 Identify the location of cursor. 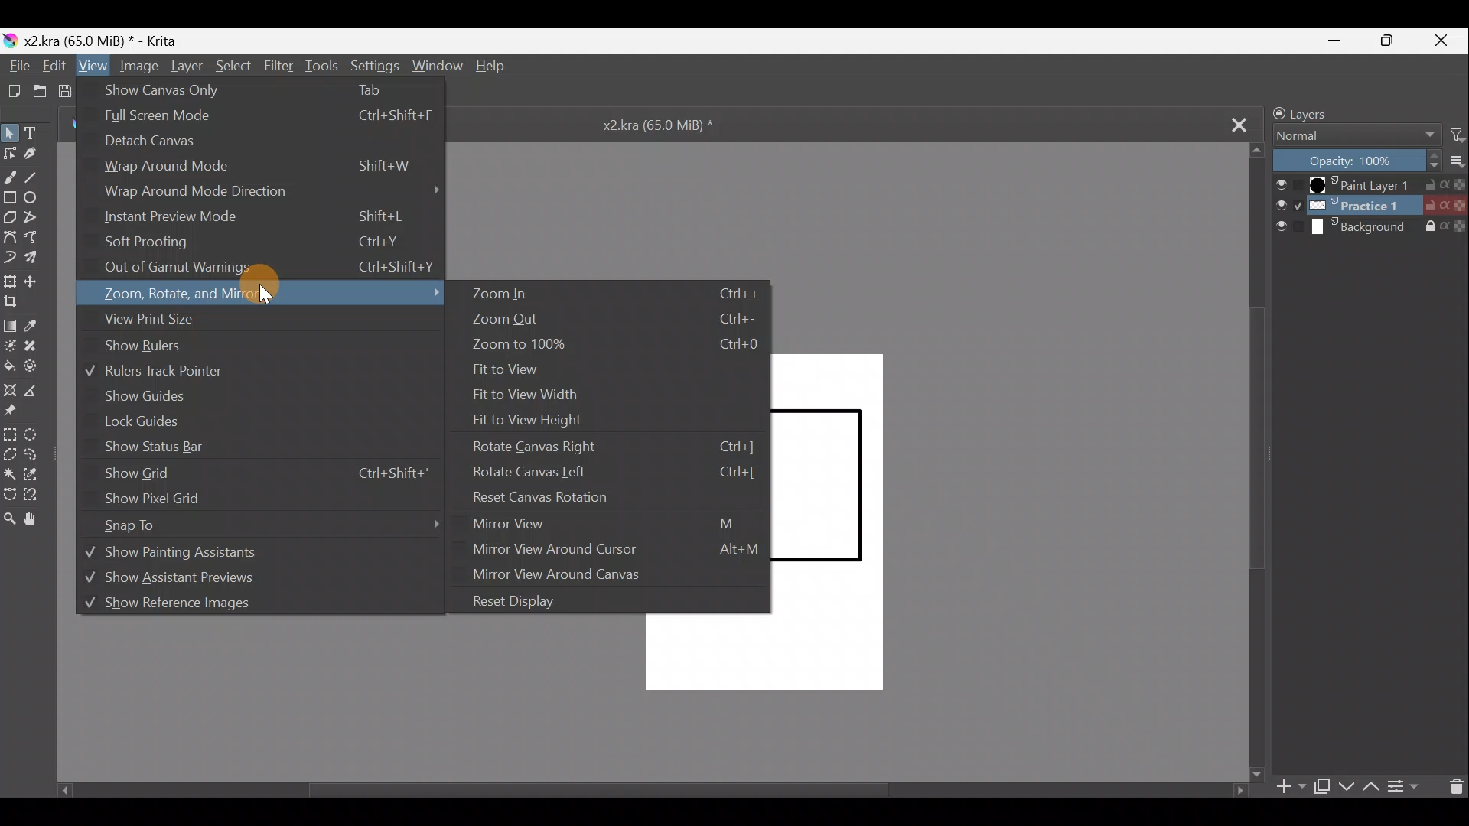
(263, 296).